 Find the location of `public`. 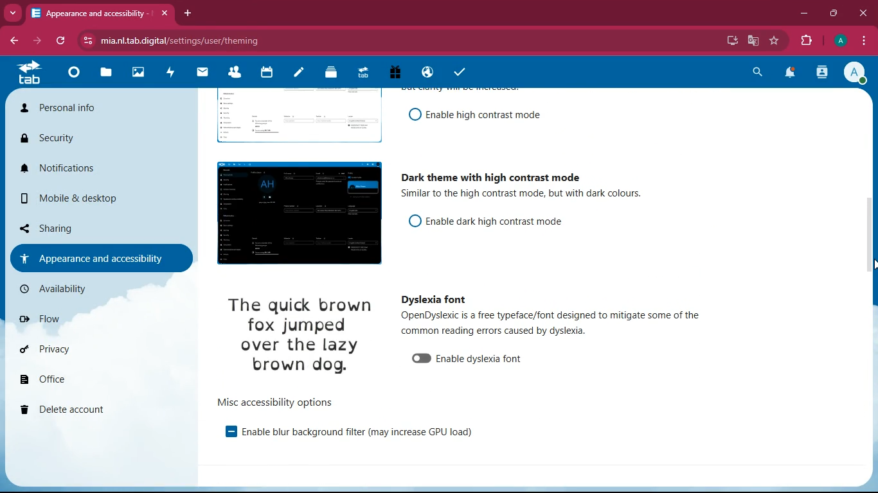

public is located at coordinates (429, 73).